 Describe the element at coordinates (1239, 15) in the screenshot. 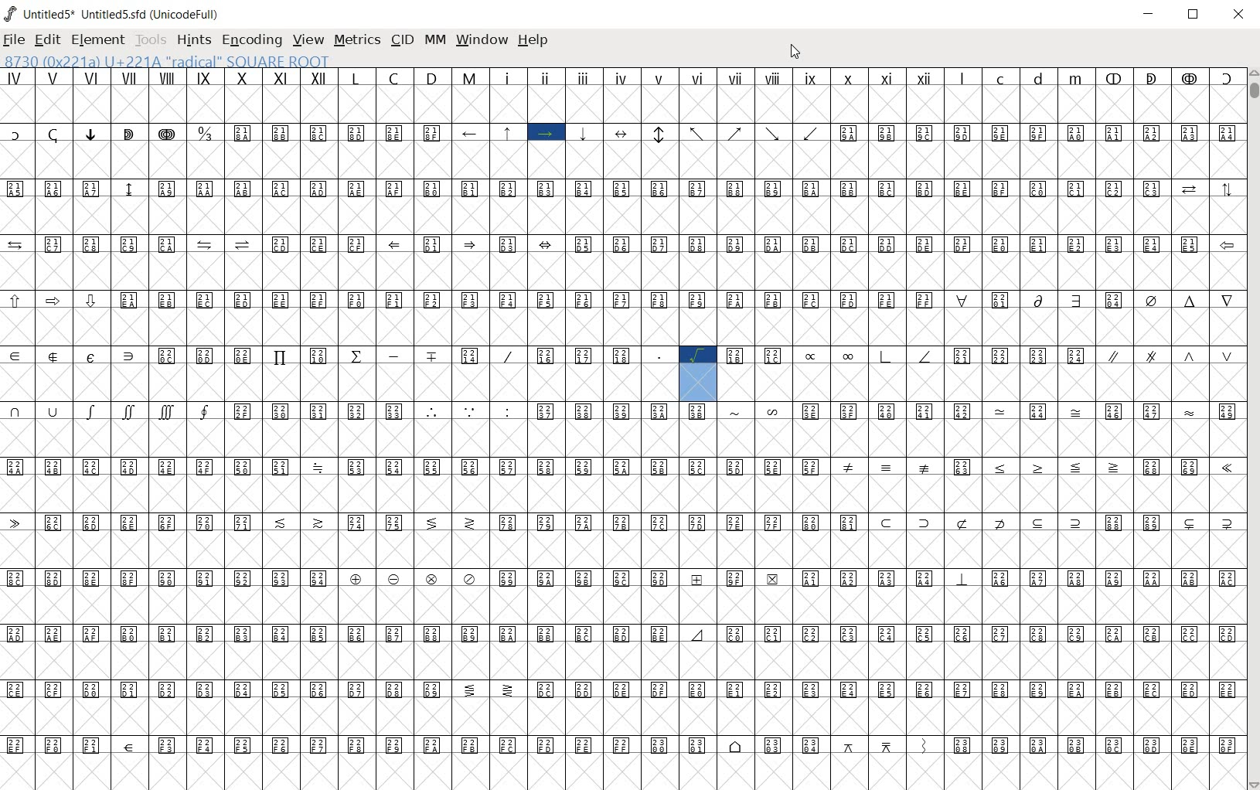

I see `CLOSE` at that location.